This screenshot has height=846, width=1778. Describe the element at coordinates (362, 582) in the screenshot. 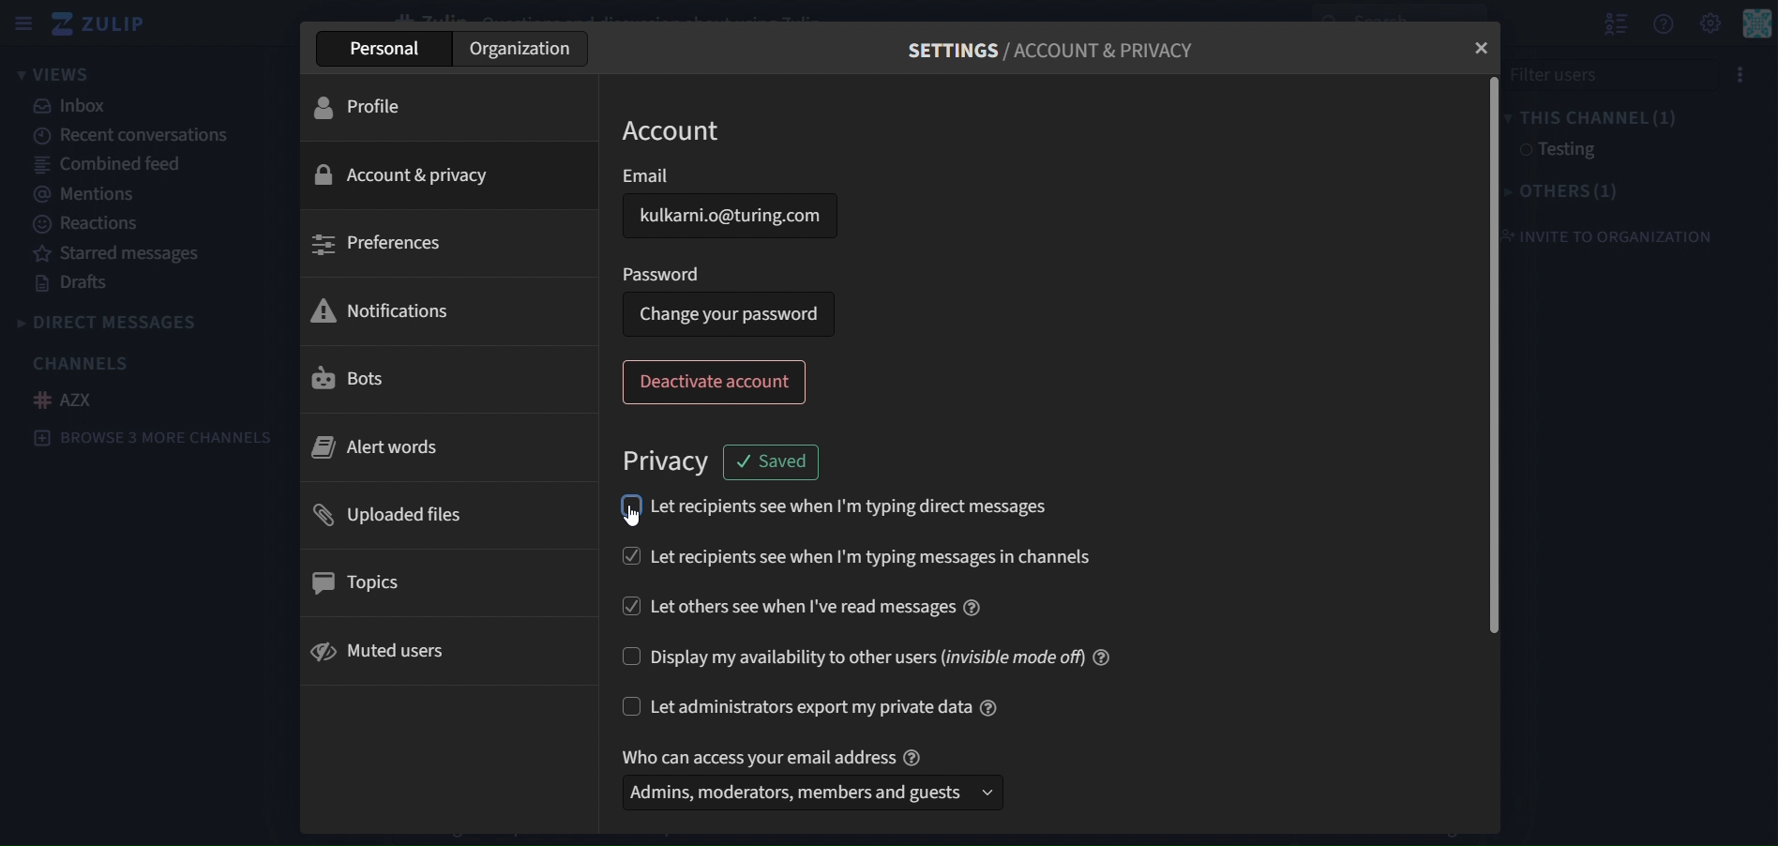

I see `topics` at that location.